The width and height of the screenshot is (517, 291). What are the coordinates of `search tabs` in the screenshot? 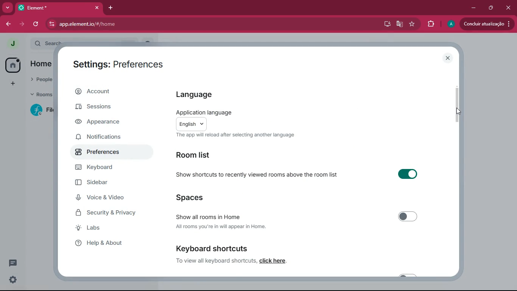 It's located at (8, 8).